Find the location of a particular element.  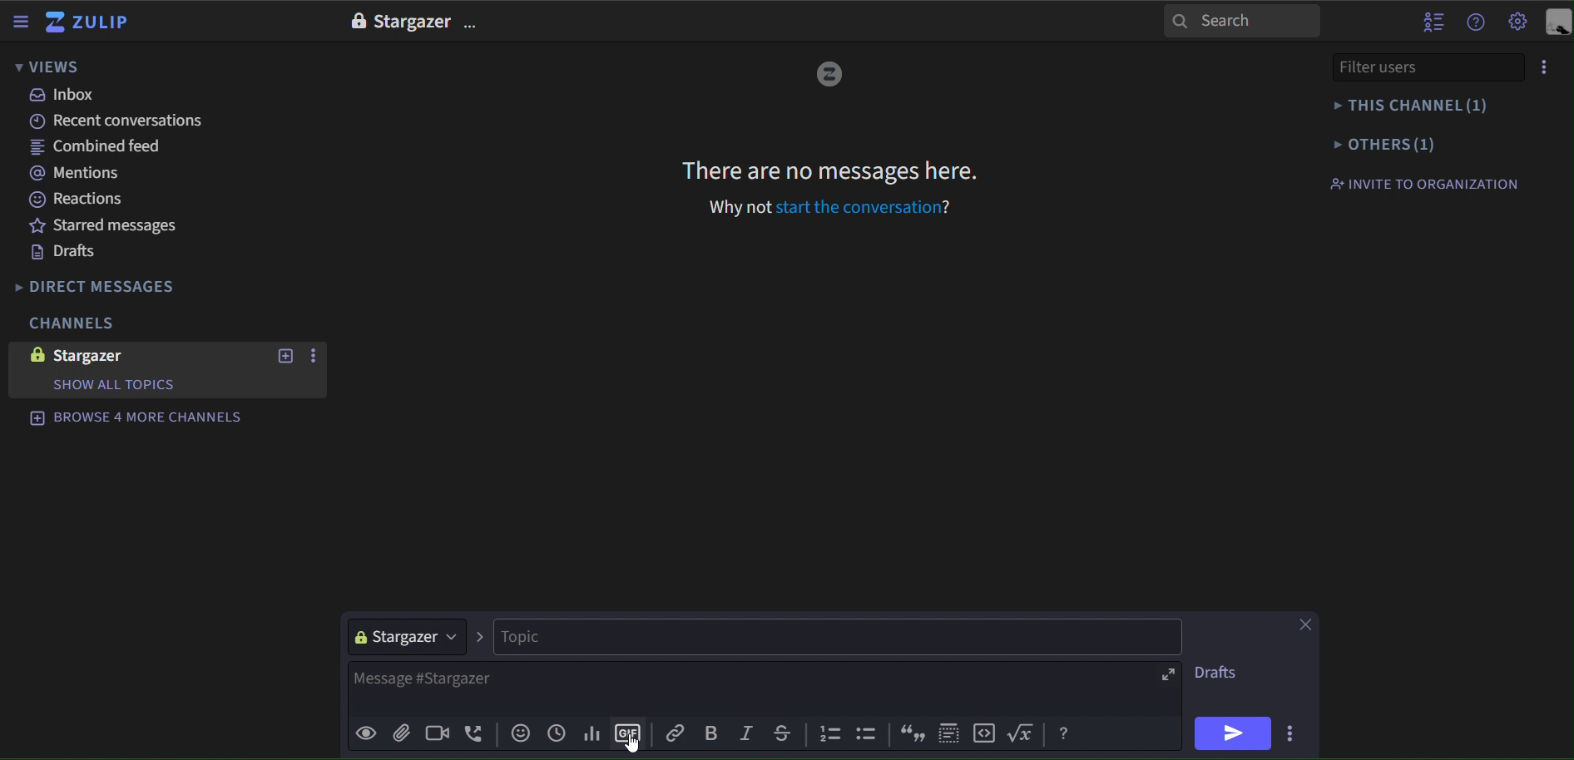

browse 4 more channels is located at coordinates (136, 416).